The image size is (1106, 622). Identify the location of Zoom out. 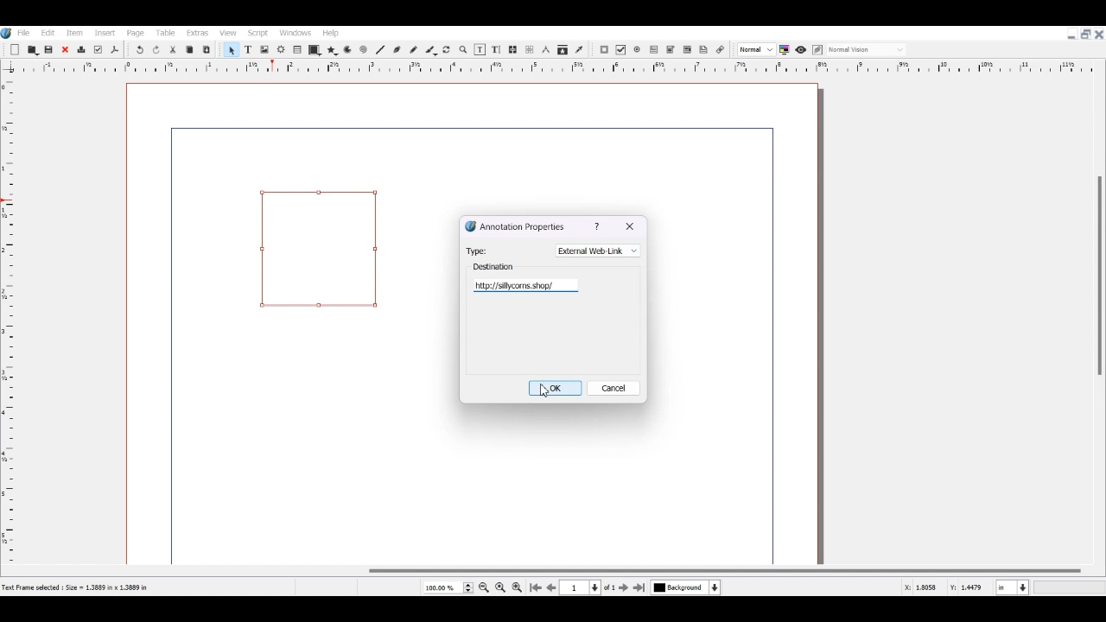
(485, 587).